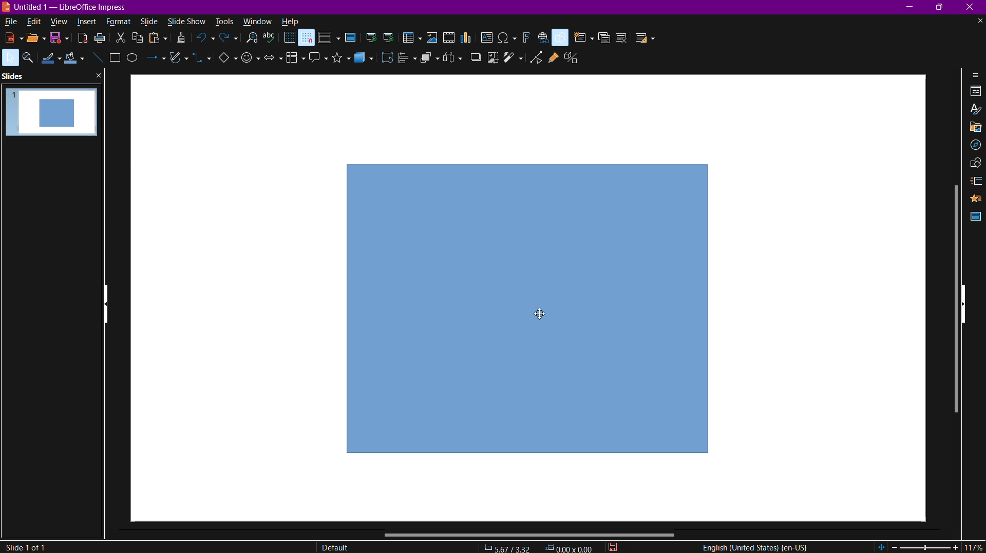 The image size is (986, 553). I want to click on Arrange, so click(429, 61).